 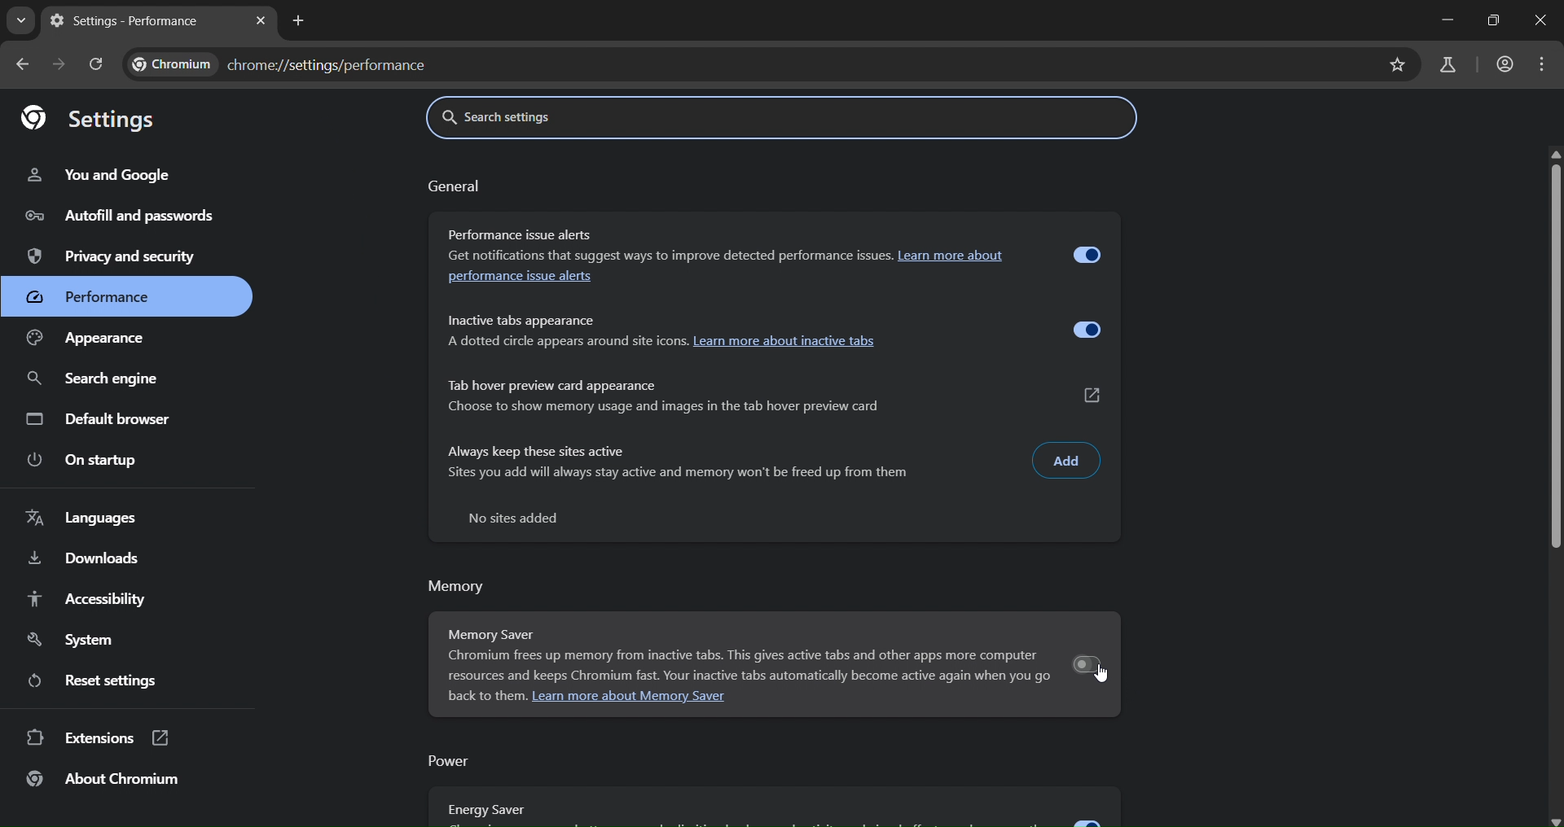 I want to click on On Startup, so click(x=92, y=461).